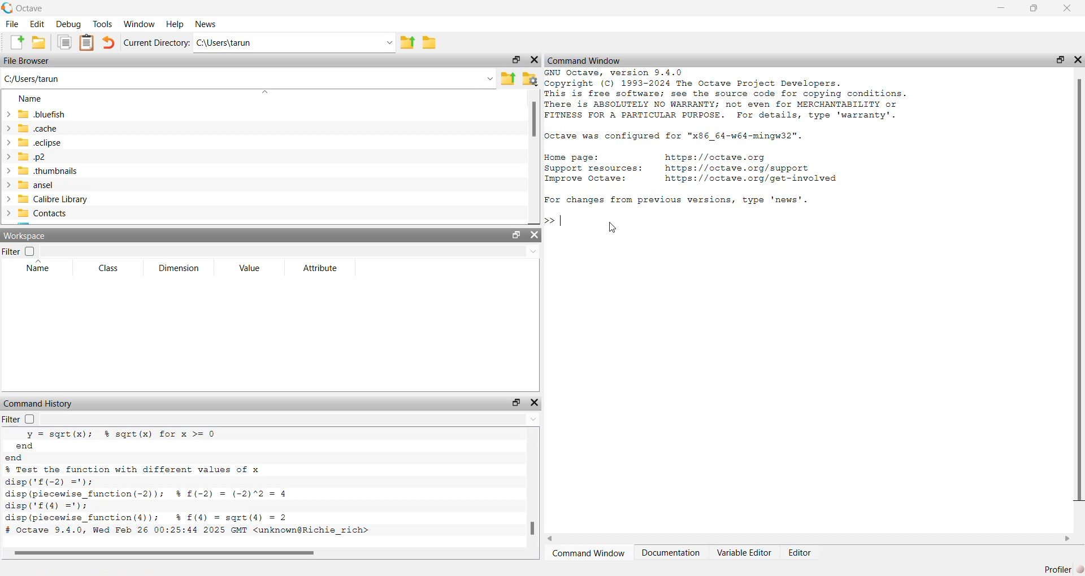 This screenshot has height=576, width=1085. Describe the element at coordinates (29, 60) in the screenshot. I see `File Browser` at that location.